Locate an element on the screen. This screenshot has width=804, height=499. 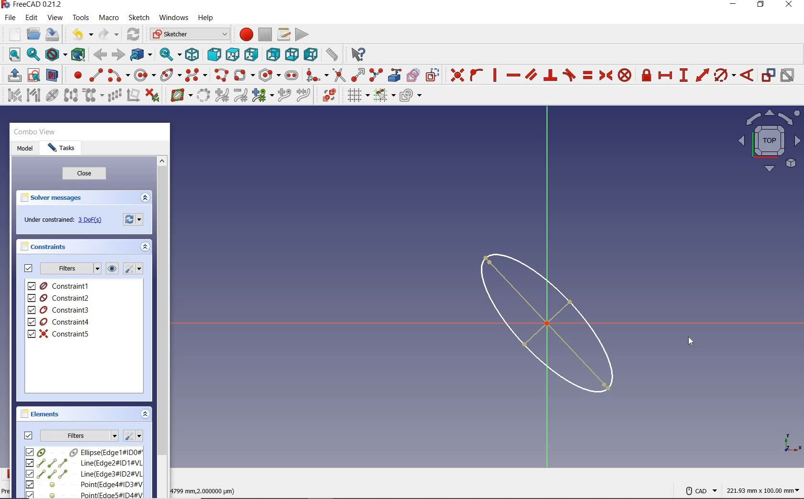
view is located at coordinates (56, 17).